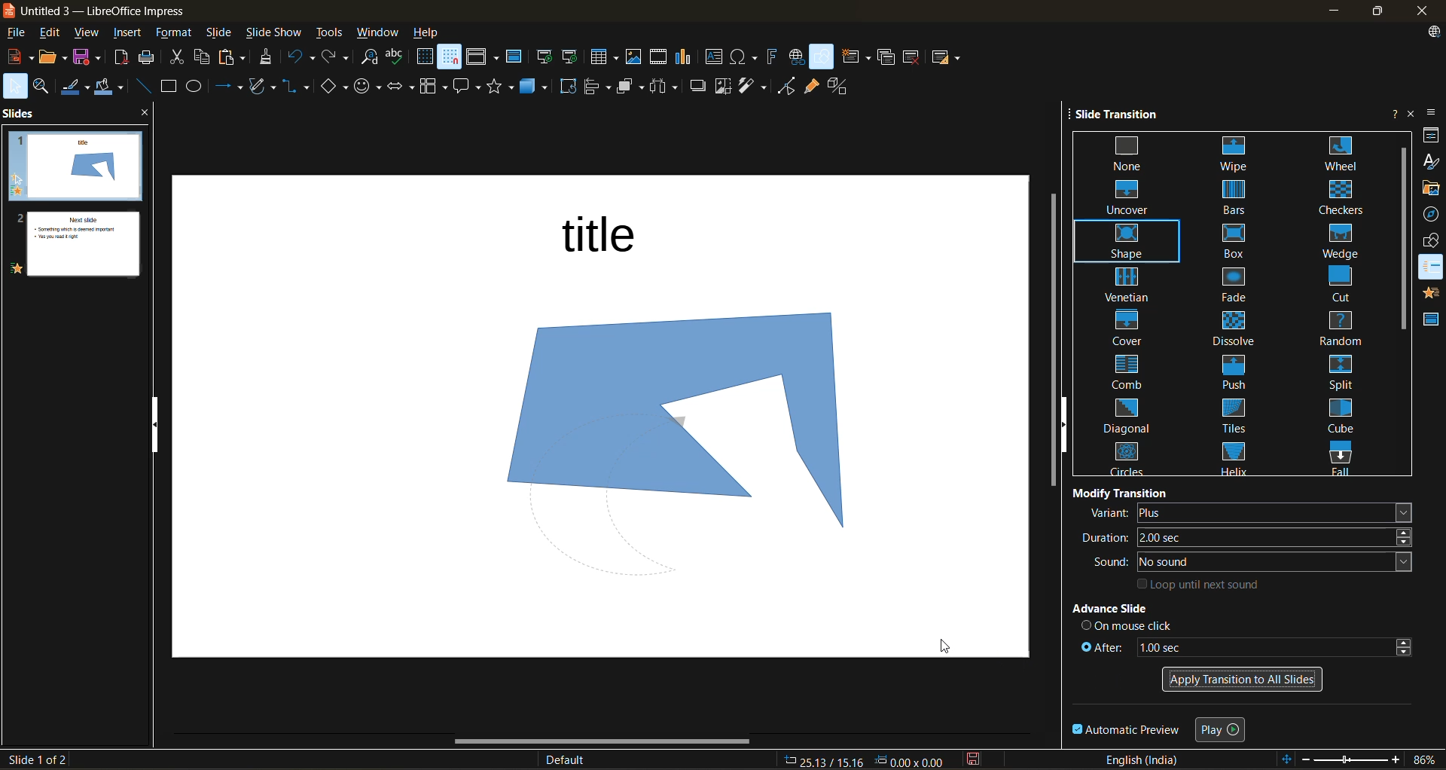  Describe the element at coordinates (221, 32) in the screenshot. I see `slide` at that location.